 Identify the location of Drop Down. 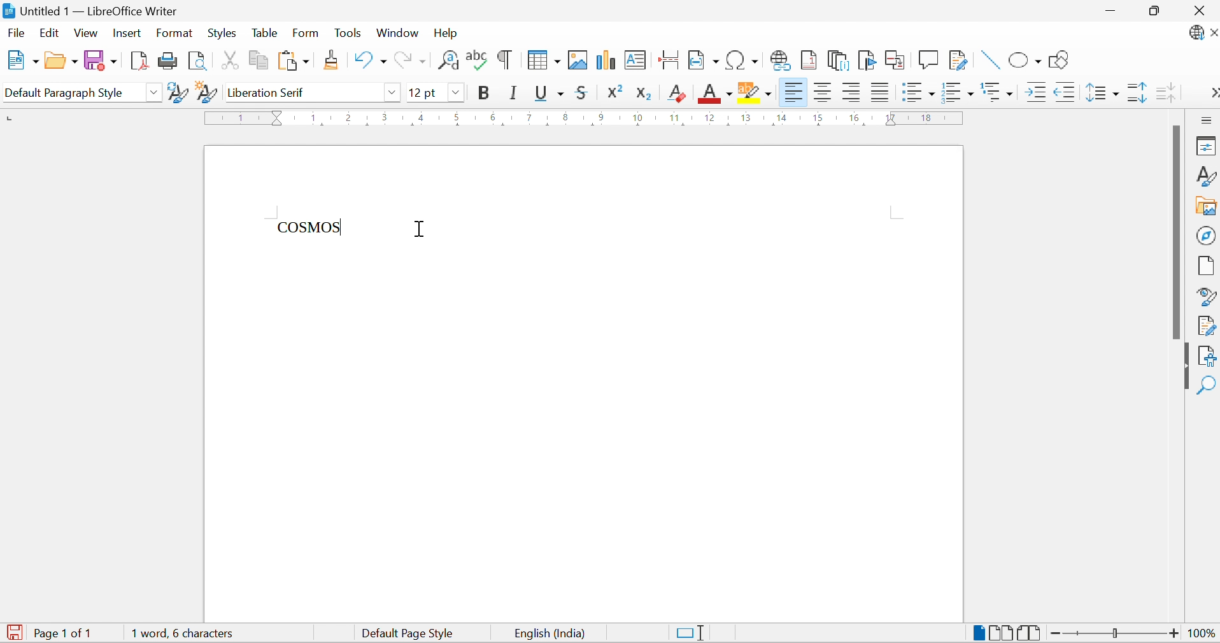
(155, 92).